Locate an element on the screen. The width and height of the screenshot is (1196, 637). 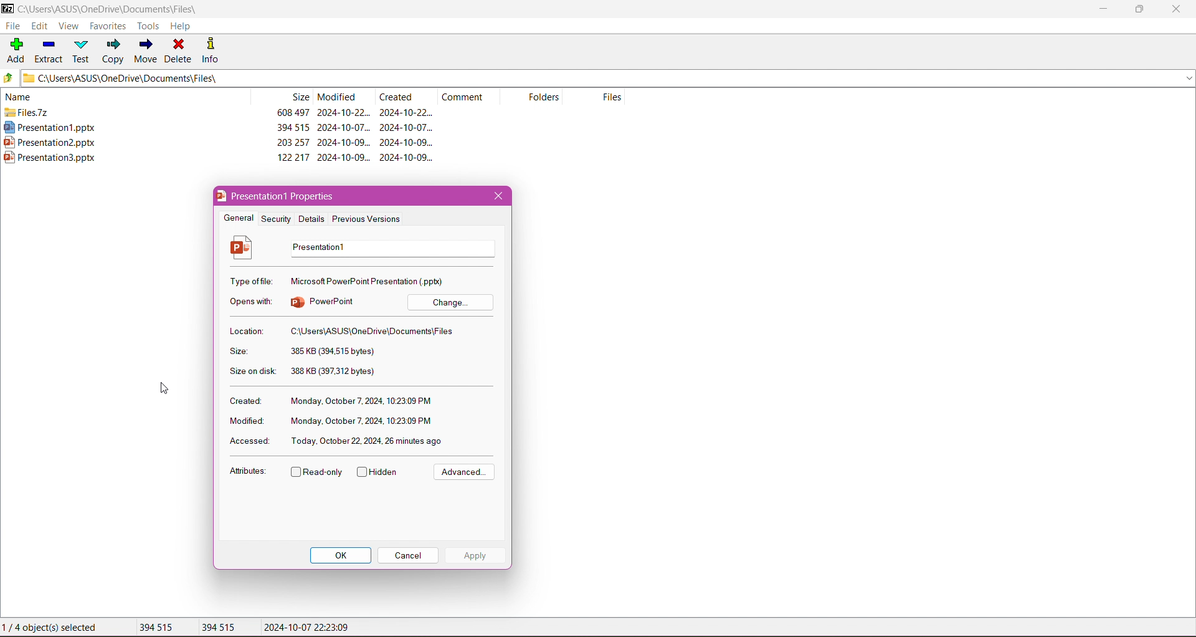
Info is located at coordinates (214, 51).